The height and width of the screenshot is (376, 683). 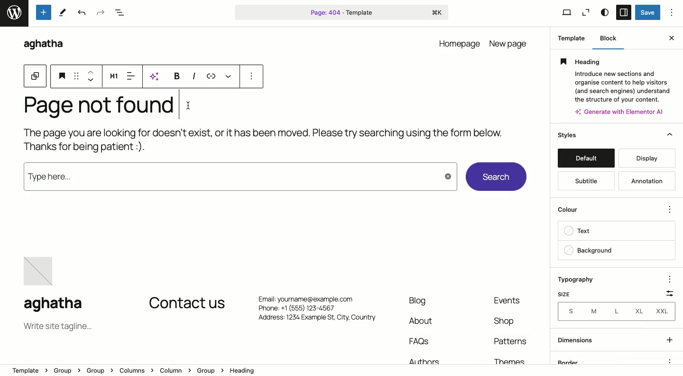 What do you see at coordinates (231, 76) in the screenshot?
I see `More` at bounding box center [231, 76].